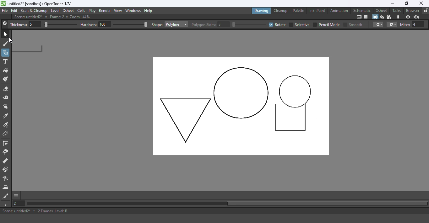 This screenshot has width=429, height=223. I want to click on 3D view, so click(382, 17).